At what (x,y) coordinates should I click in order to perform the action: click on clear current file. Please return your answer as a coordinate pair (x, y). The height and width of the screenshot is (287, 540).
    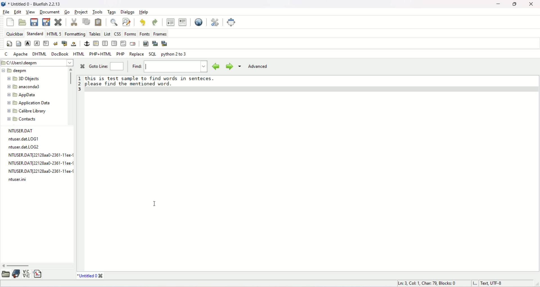
    Looking at the image, I should click on (58, 22).